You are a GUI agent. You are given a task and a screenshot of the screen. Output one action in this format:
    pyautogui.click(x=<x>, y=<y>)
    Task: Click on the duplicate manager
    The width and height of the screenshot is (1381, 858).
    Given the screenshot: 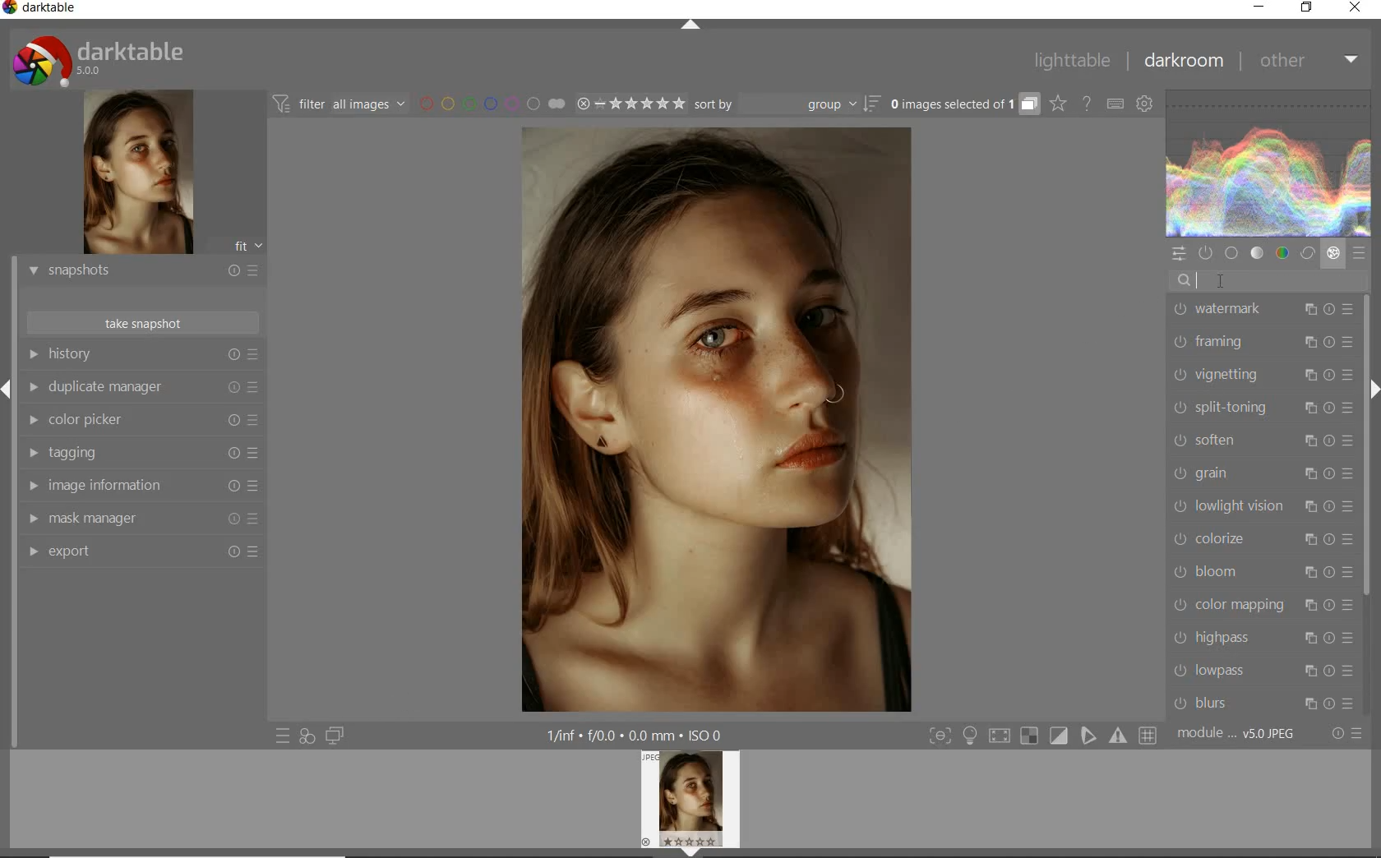 What is the action you would take?
    pyautogui.click(x=142, y=390)
    